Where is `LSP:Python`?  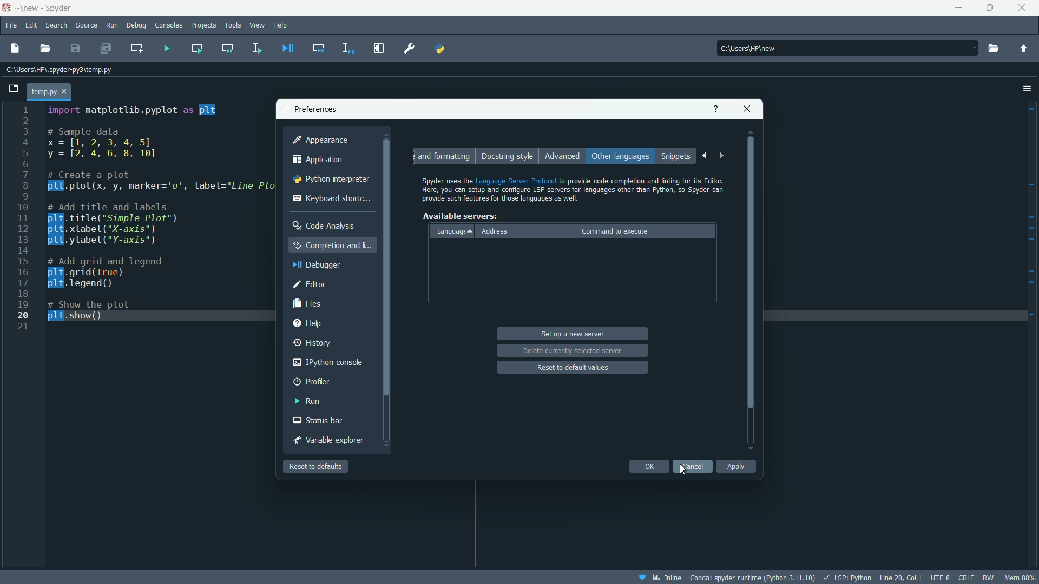 LSP:Python is located at coordinates (847, 578).